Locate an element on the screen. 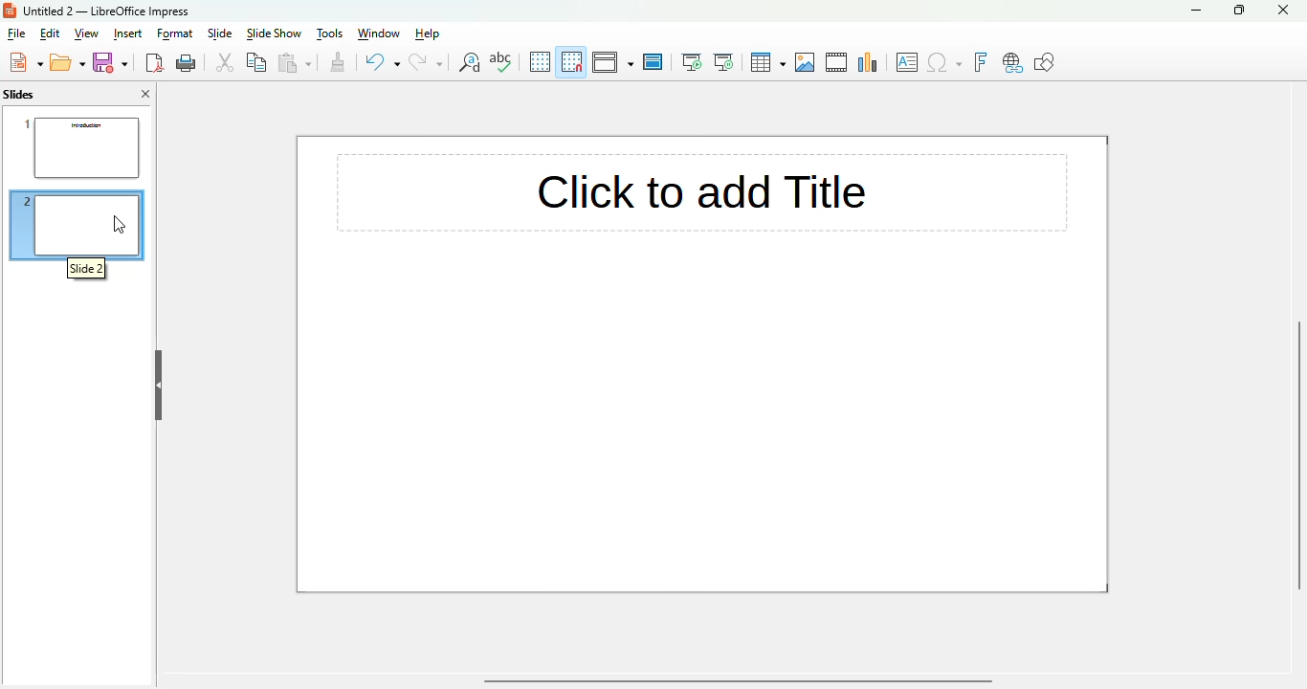 The width and height of the screenshot is (1307, 689). vertical scrollbar is located at coordinates (1303, 457).